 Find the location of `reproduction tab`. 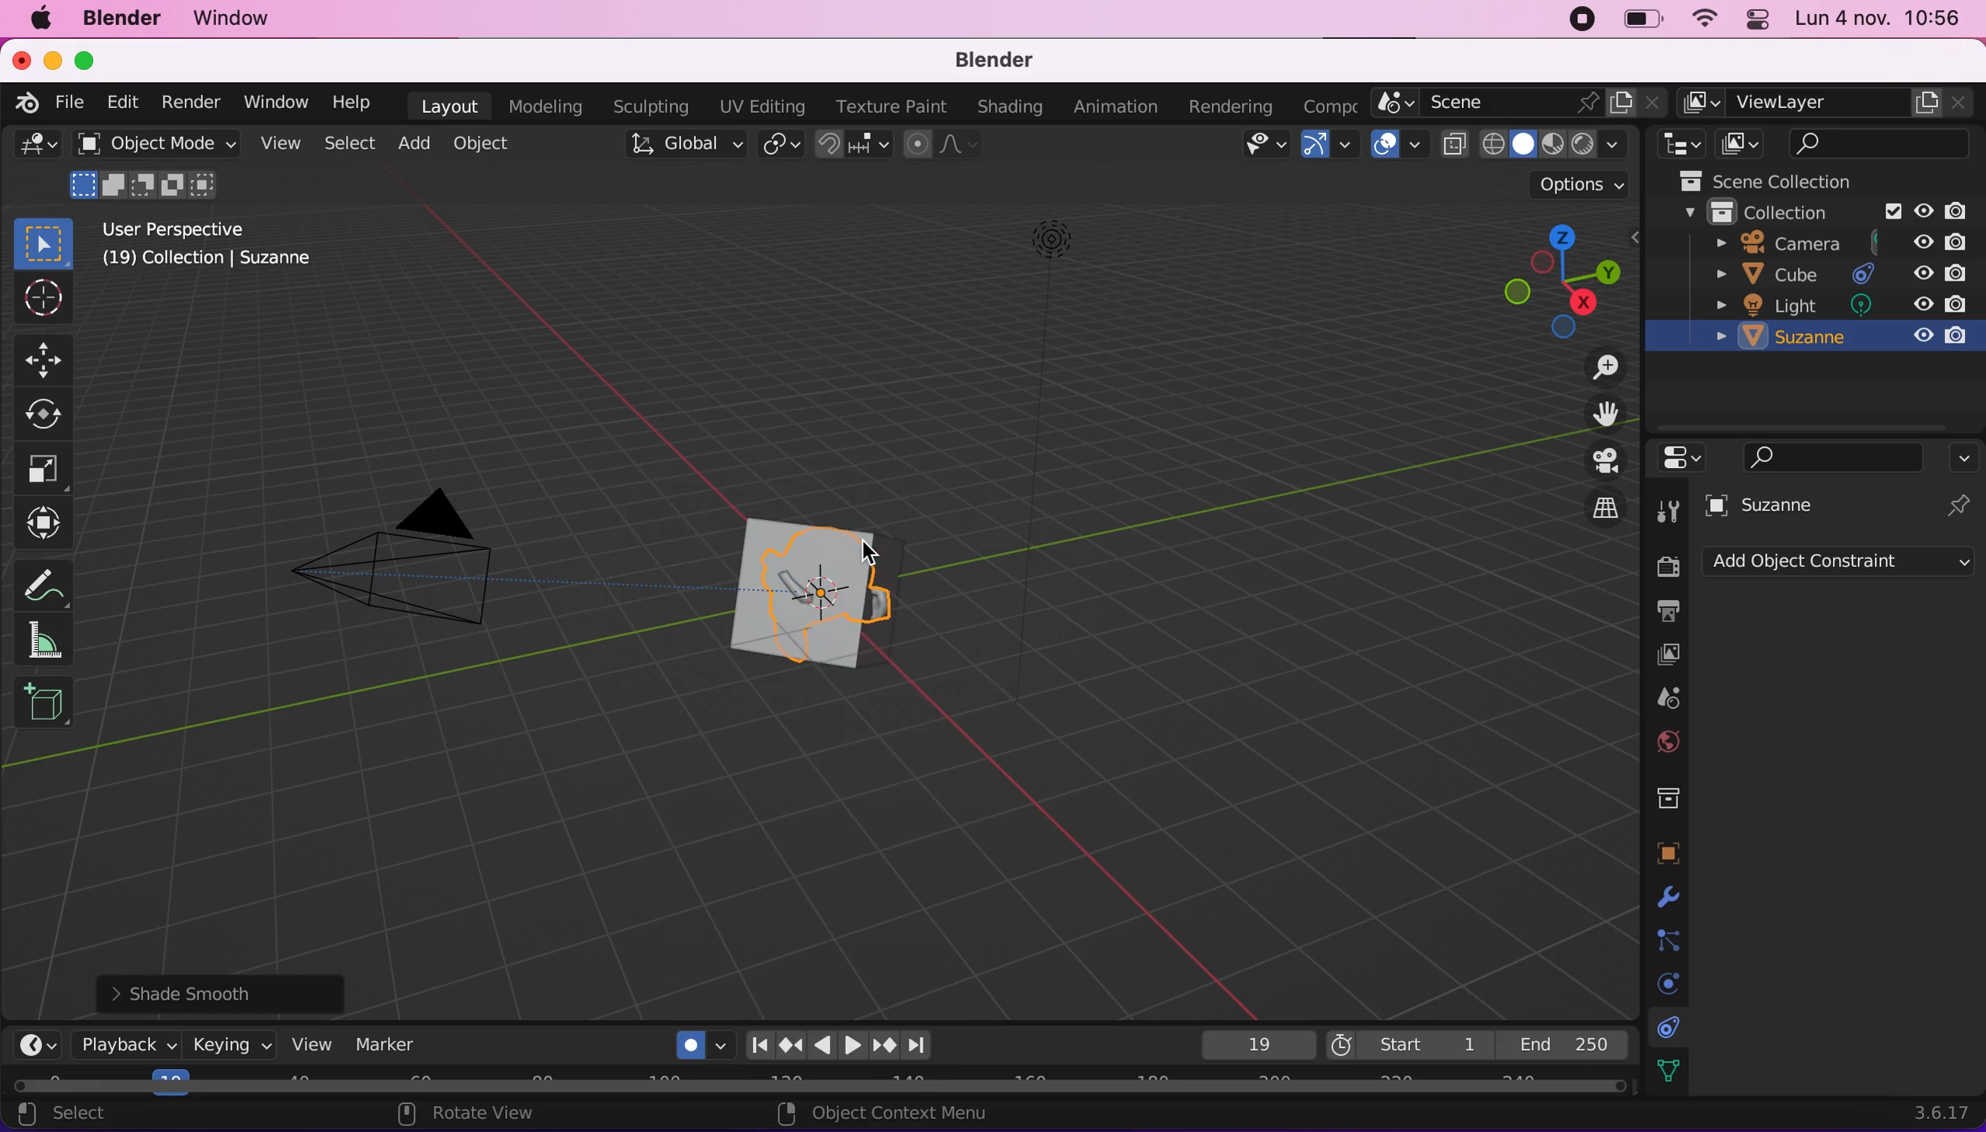

reproduction tab is located at coordinates (861, 1042).